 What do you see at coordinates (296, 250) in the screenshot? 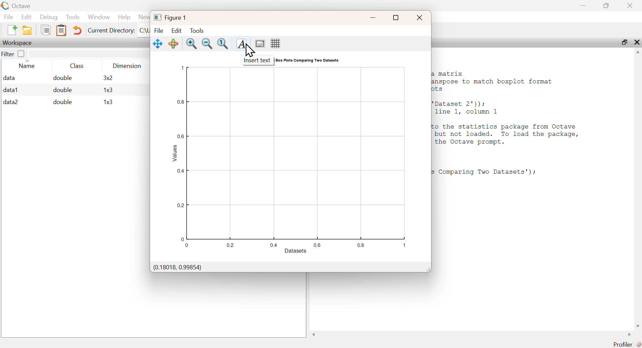
I see `Datasets` at bounding box center [296, 250].